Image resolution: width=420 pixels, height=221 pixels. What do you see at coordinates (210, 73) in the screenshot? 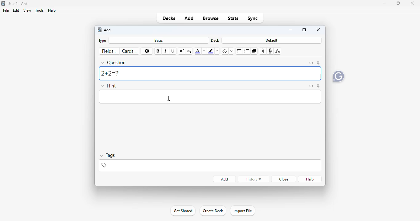
I see `2+2=?` at bounding box center [210, 73].